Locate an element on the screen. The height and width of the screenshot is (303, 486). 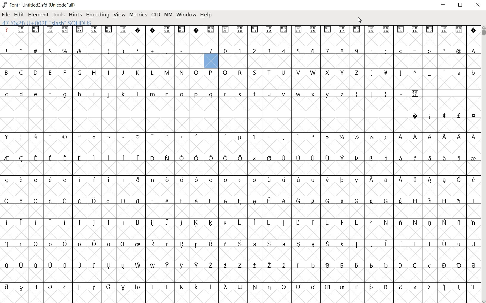
capital letters A - Z is located at coordinates (185, 73).